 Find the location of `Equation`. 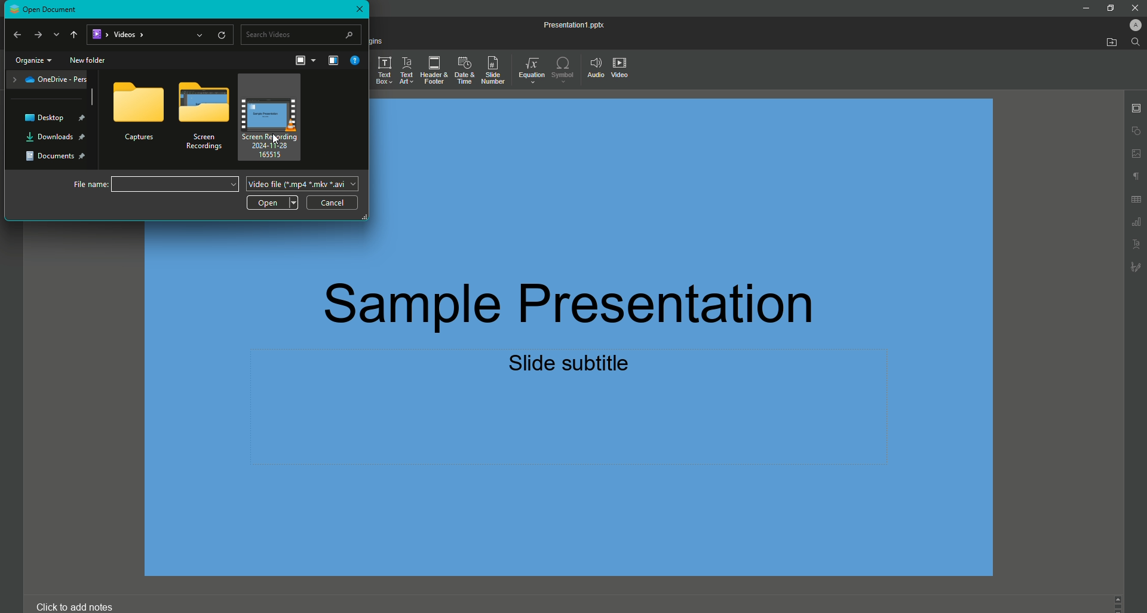

Equation is located at coordinates (528, 68).